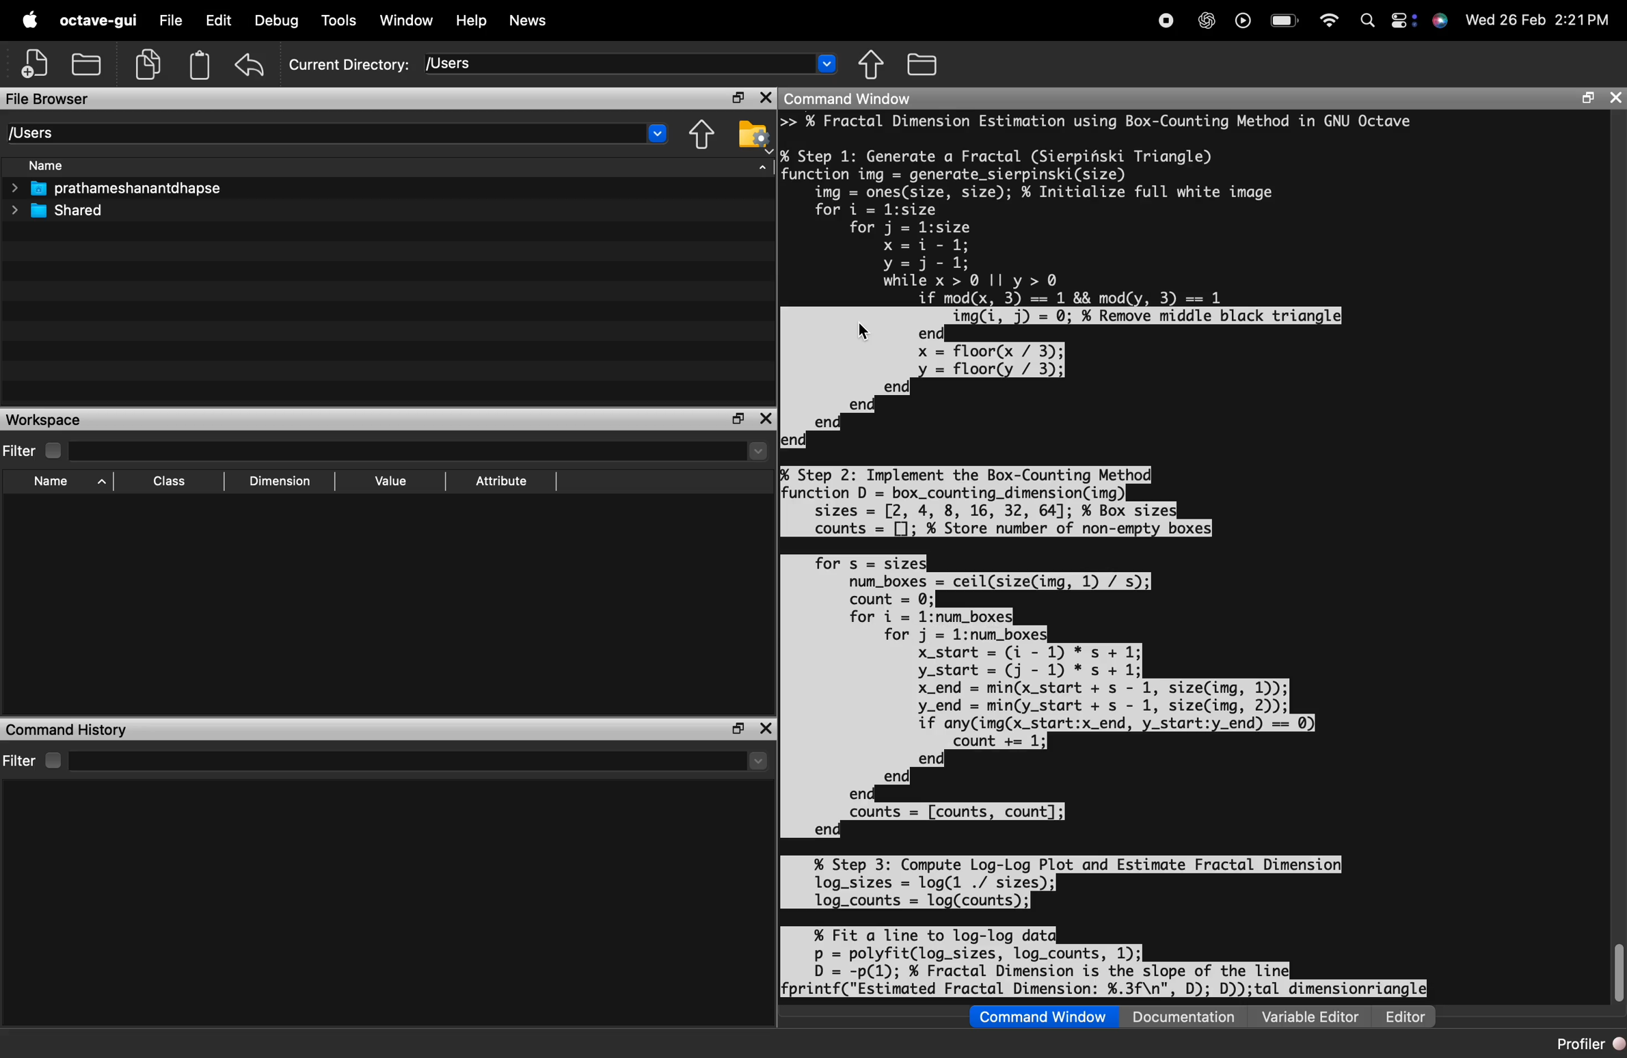  I want to click on [Users, so click(317, 133).